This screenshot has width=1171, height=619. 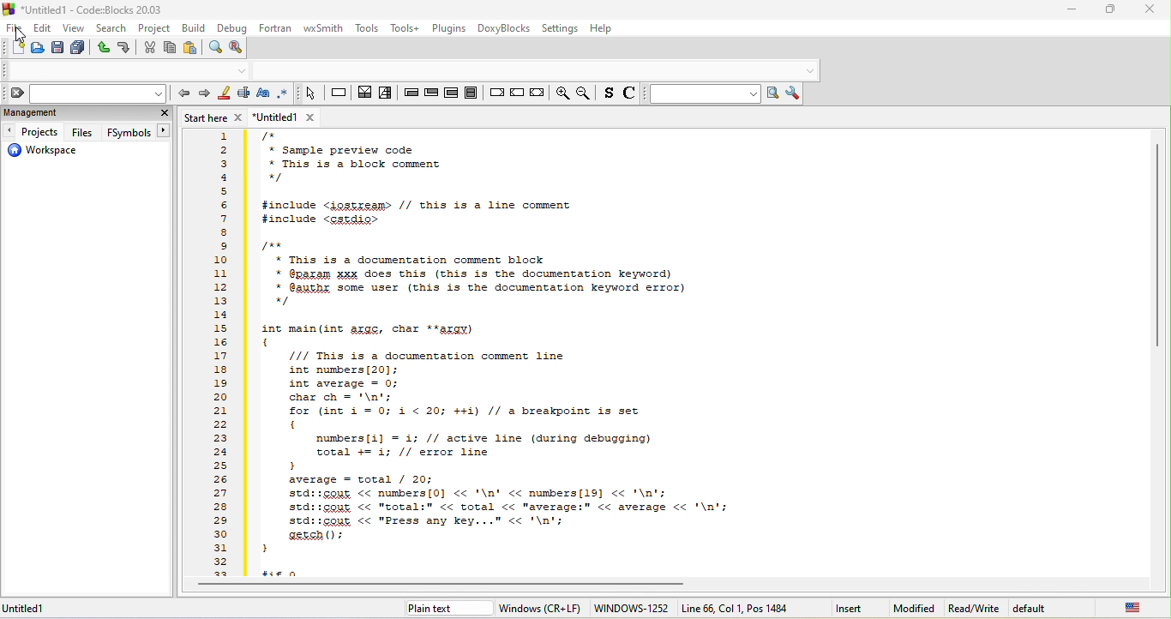 I want to click on fortran, so click(x=276, y=27).